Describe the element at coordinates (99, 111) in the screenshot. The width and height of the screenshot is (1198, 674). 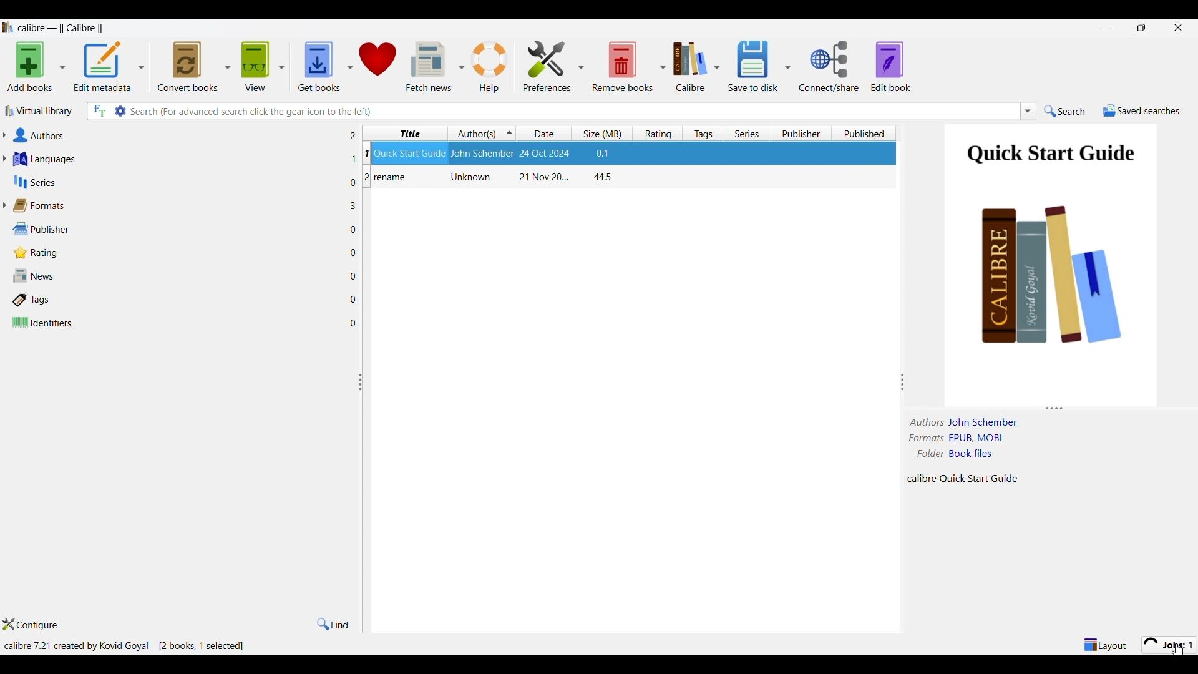
I see `Search all files` at that location.